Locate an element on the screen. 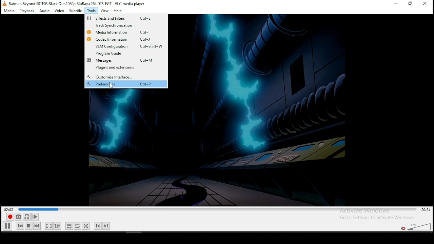  tools is located at coordinates (92, 11).